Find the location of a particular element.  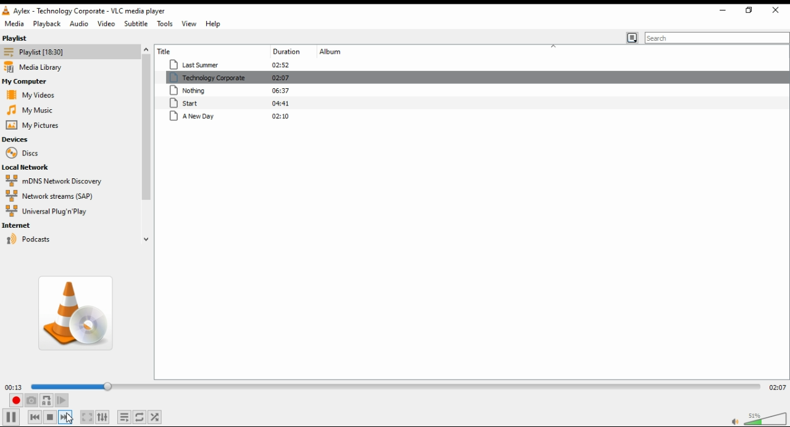

volume  is located at coordinates (768, 419).